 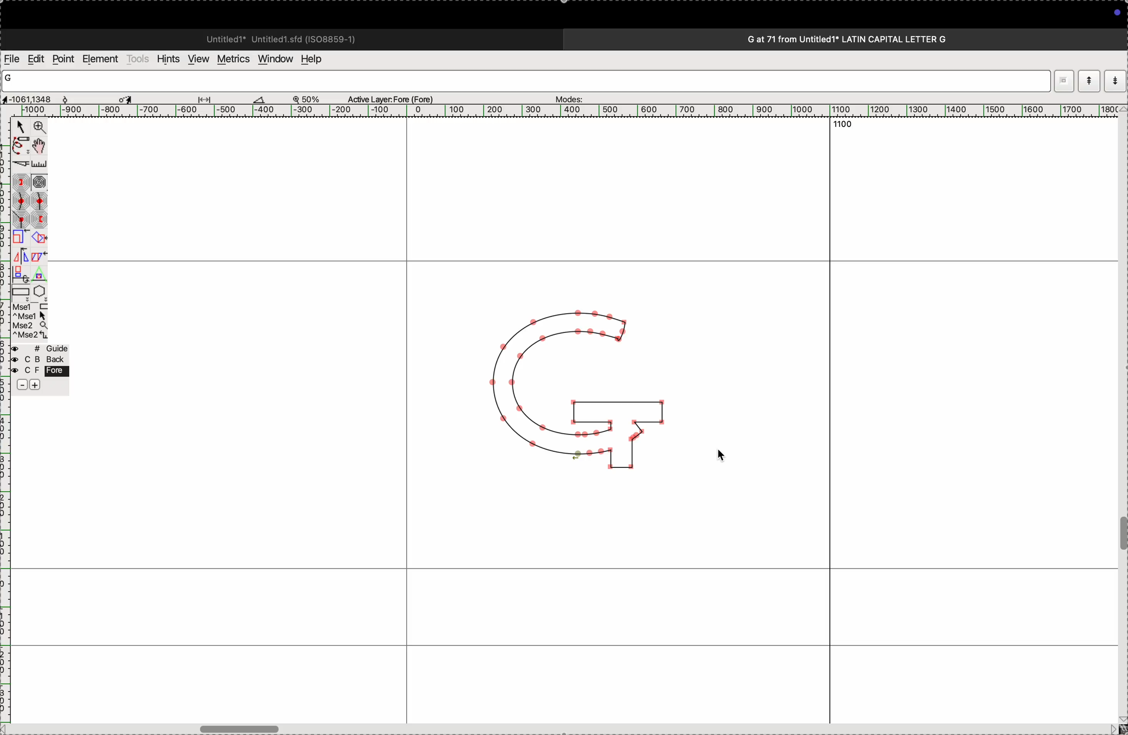 I want to click on G glyph, so click(x=577, y=392).